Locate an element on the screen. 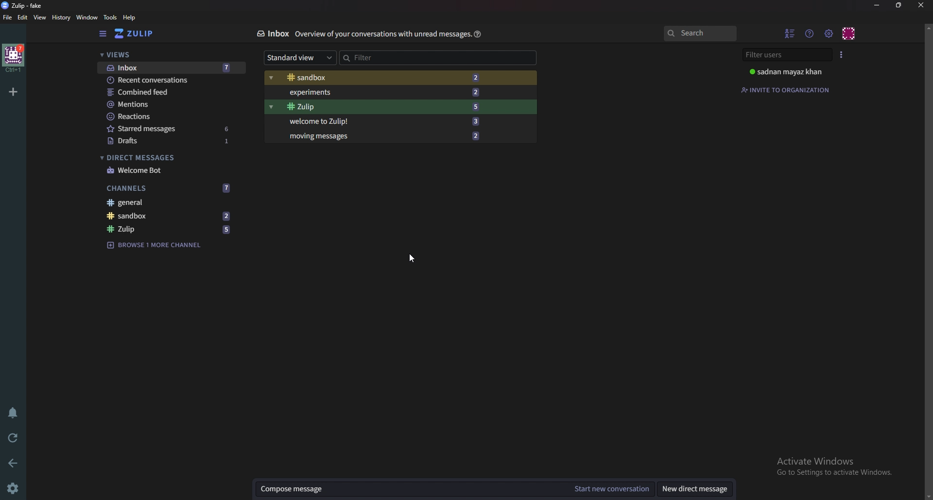 The height and width of the screenshot is (500, 933). Welcome to Zulip is located at coordinates (329, 121).